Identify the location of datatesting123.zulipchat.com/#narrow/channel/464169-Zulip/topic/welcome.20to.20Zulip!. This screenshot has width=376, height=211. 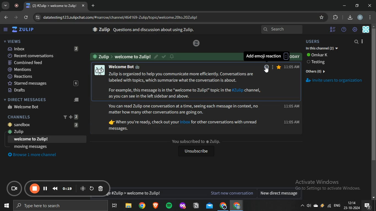
(118, 17).